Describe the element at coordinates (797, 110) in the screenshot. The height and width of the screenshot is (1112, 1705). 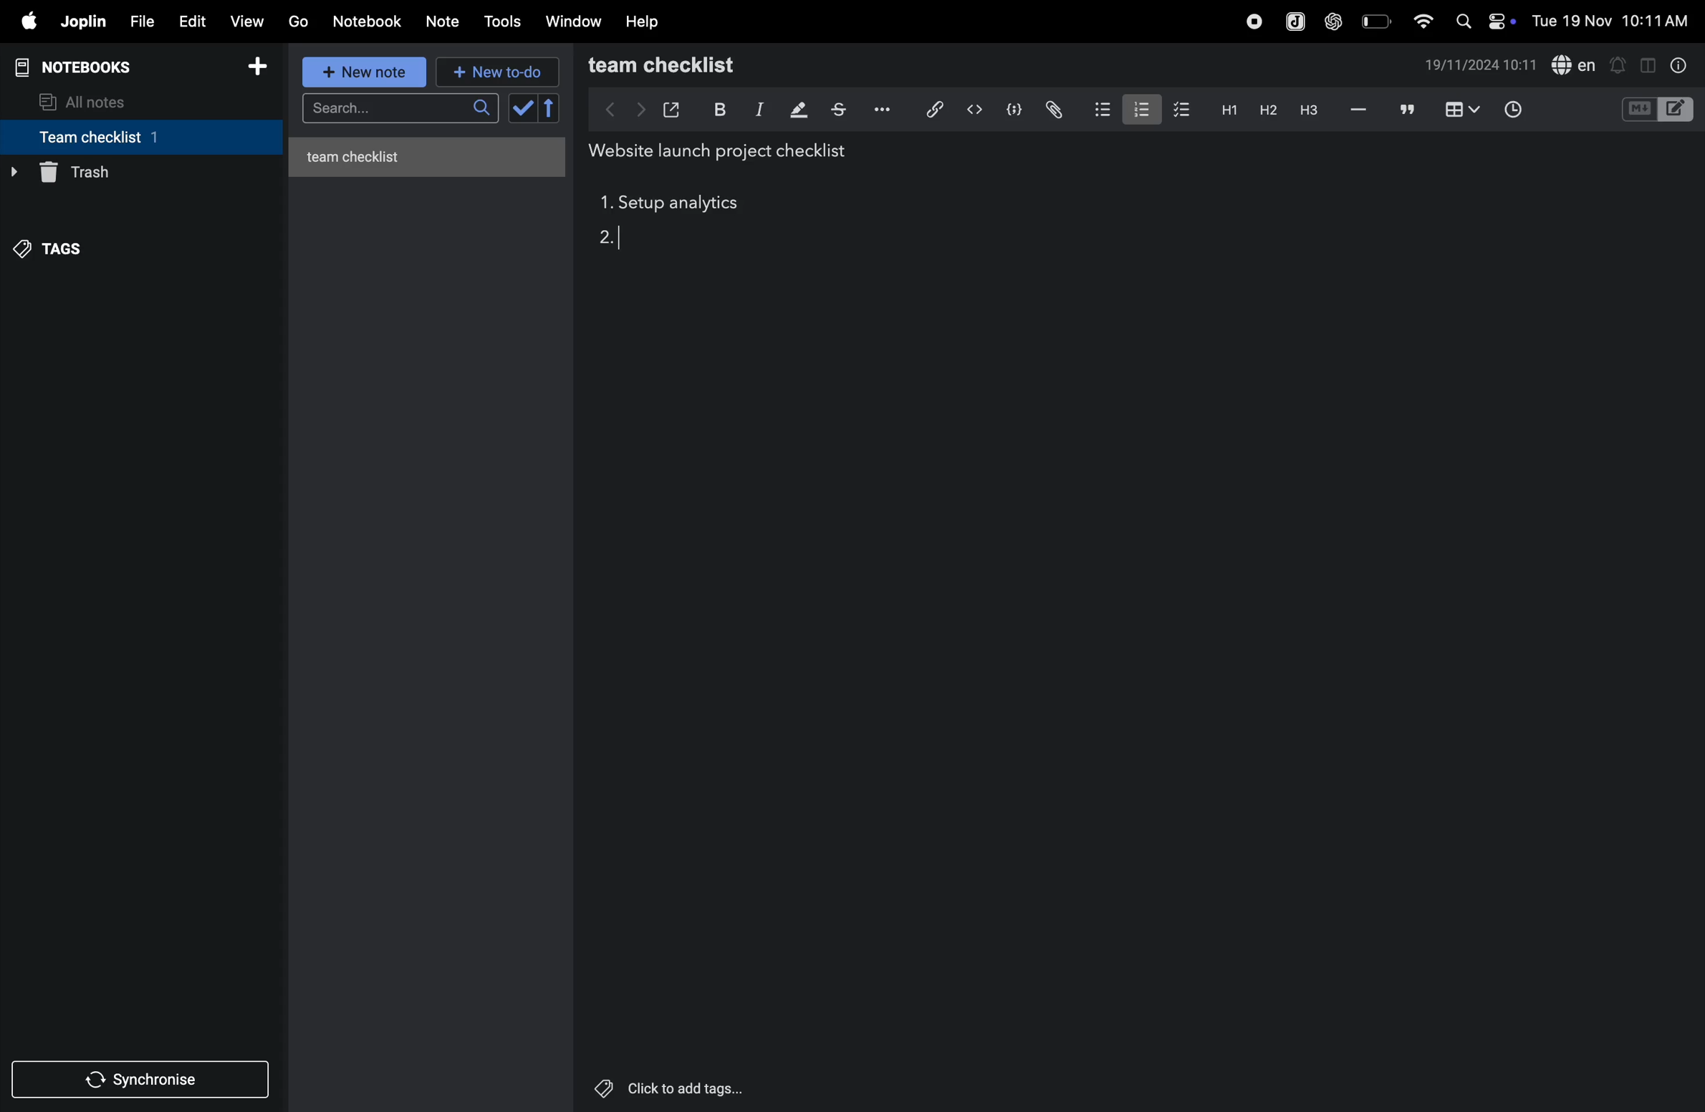
I see `highlight` at that location.